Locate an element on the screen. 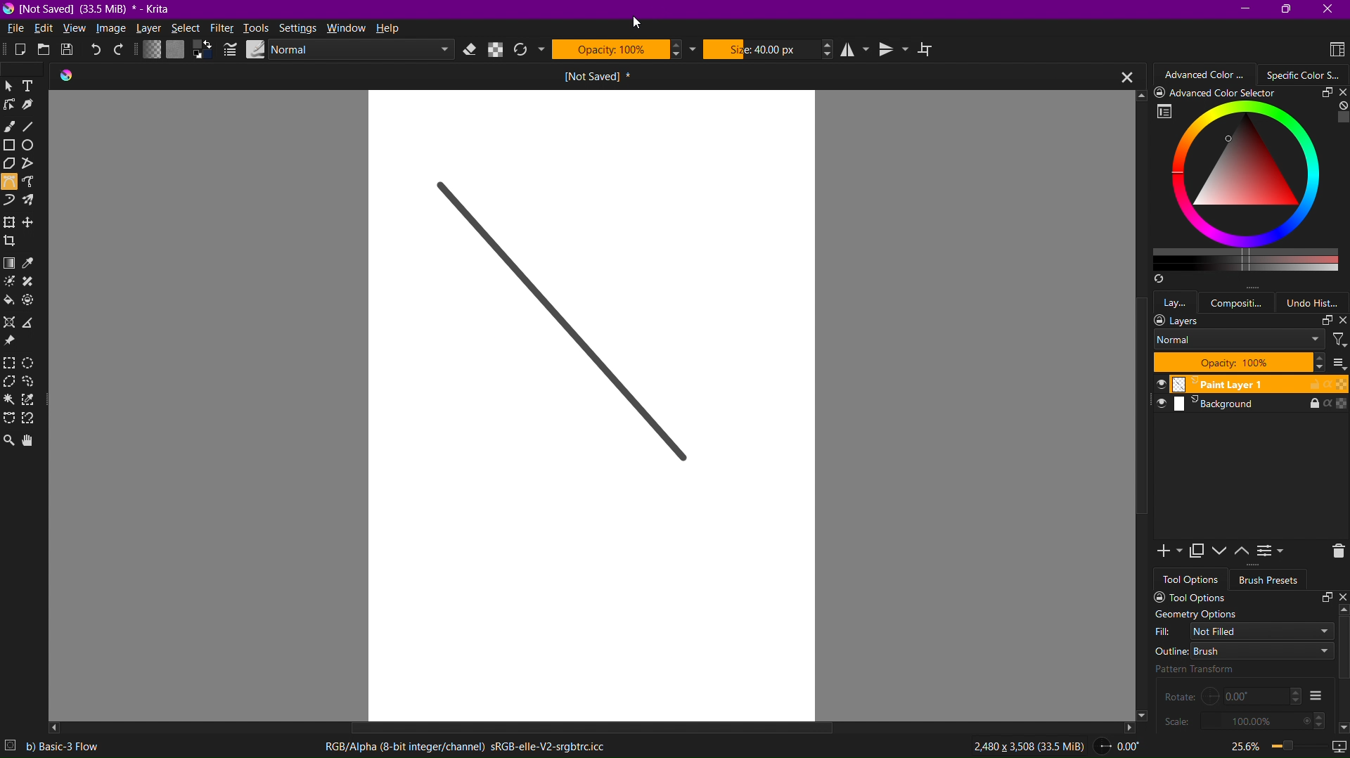  canvas is located at coordinates (590, 405).